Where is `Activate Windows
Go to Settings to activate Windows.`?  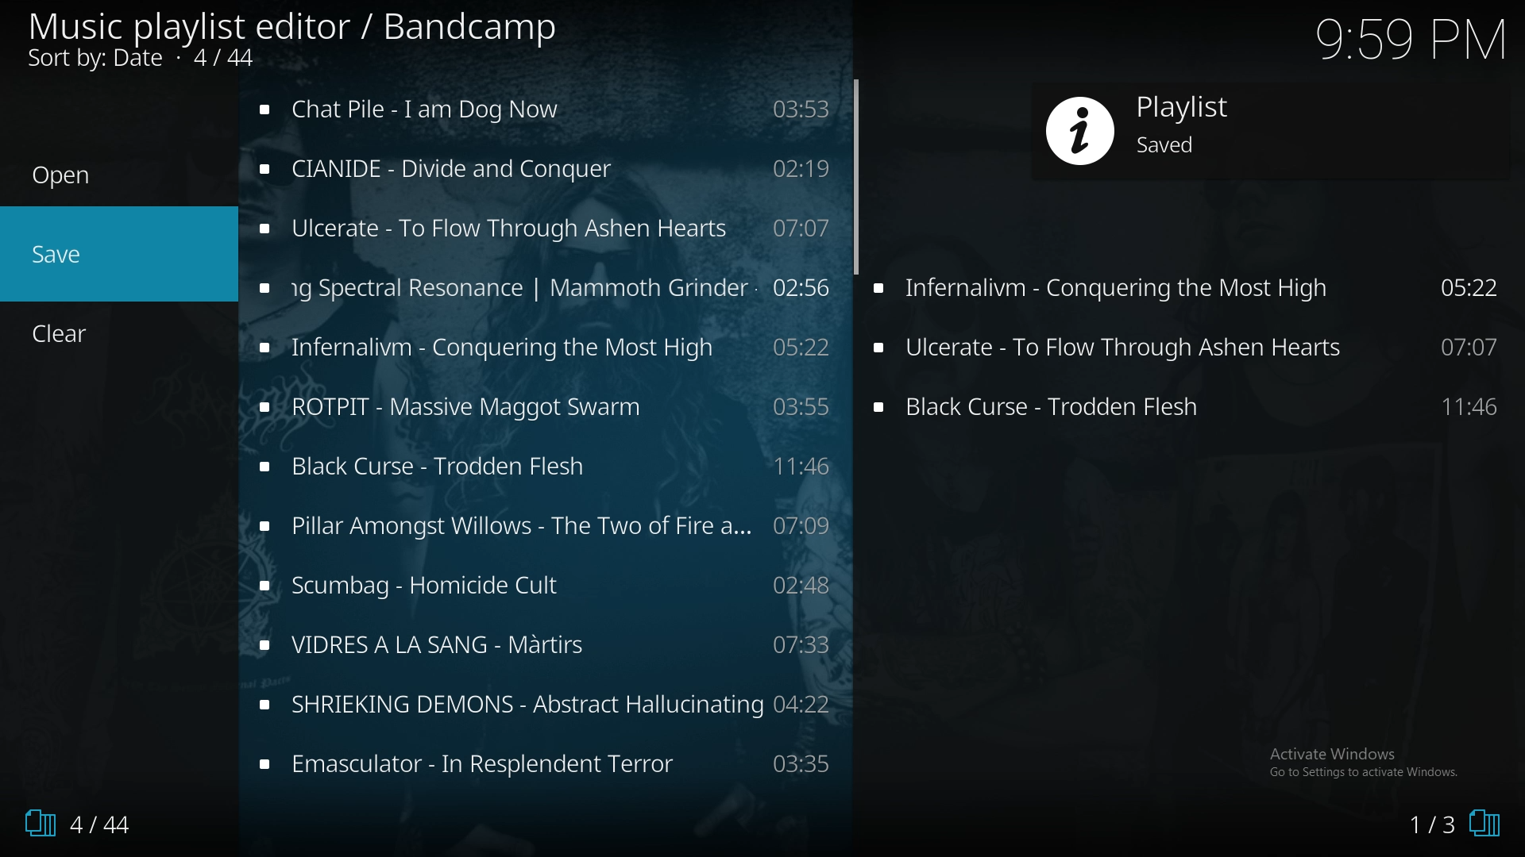 Activate Windows
Go to Settings to activate Windows. is located at coordinates (1365, 760).